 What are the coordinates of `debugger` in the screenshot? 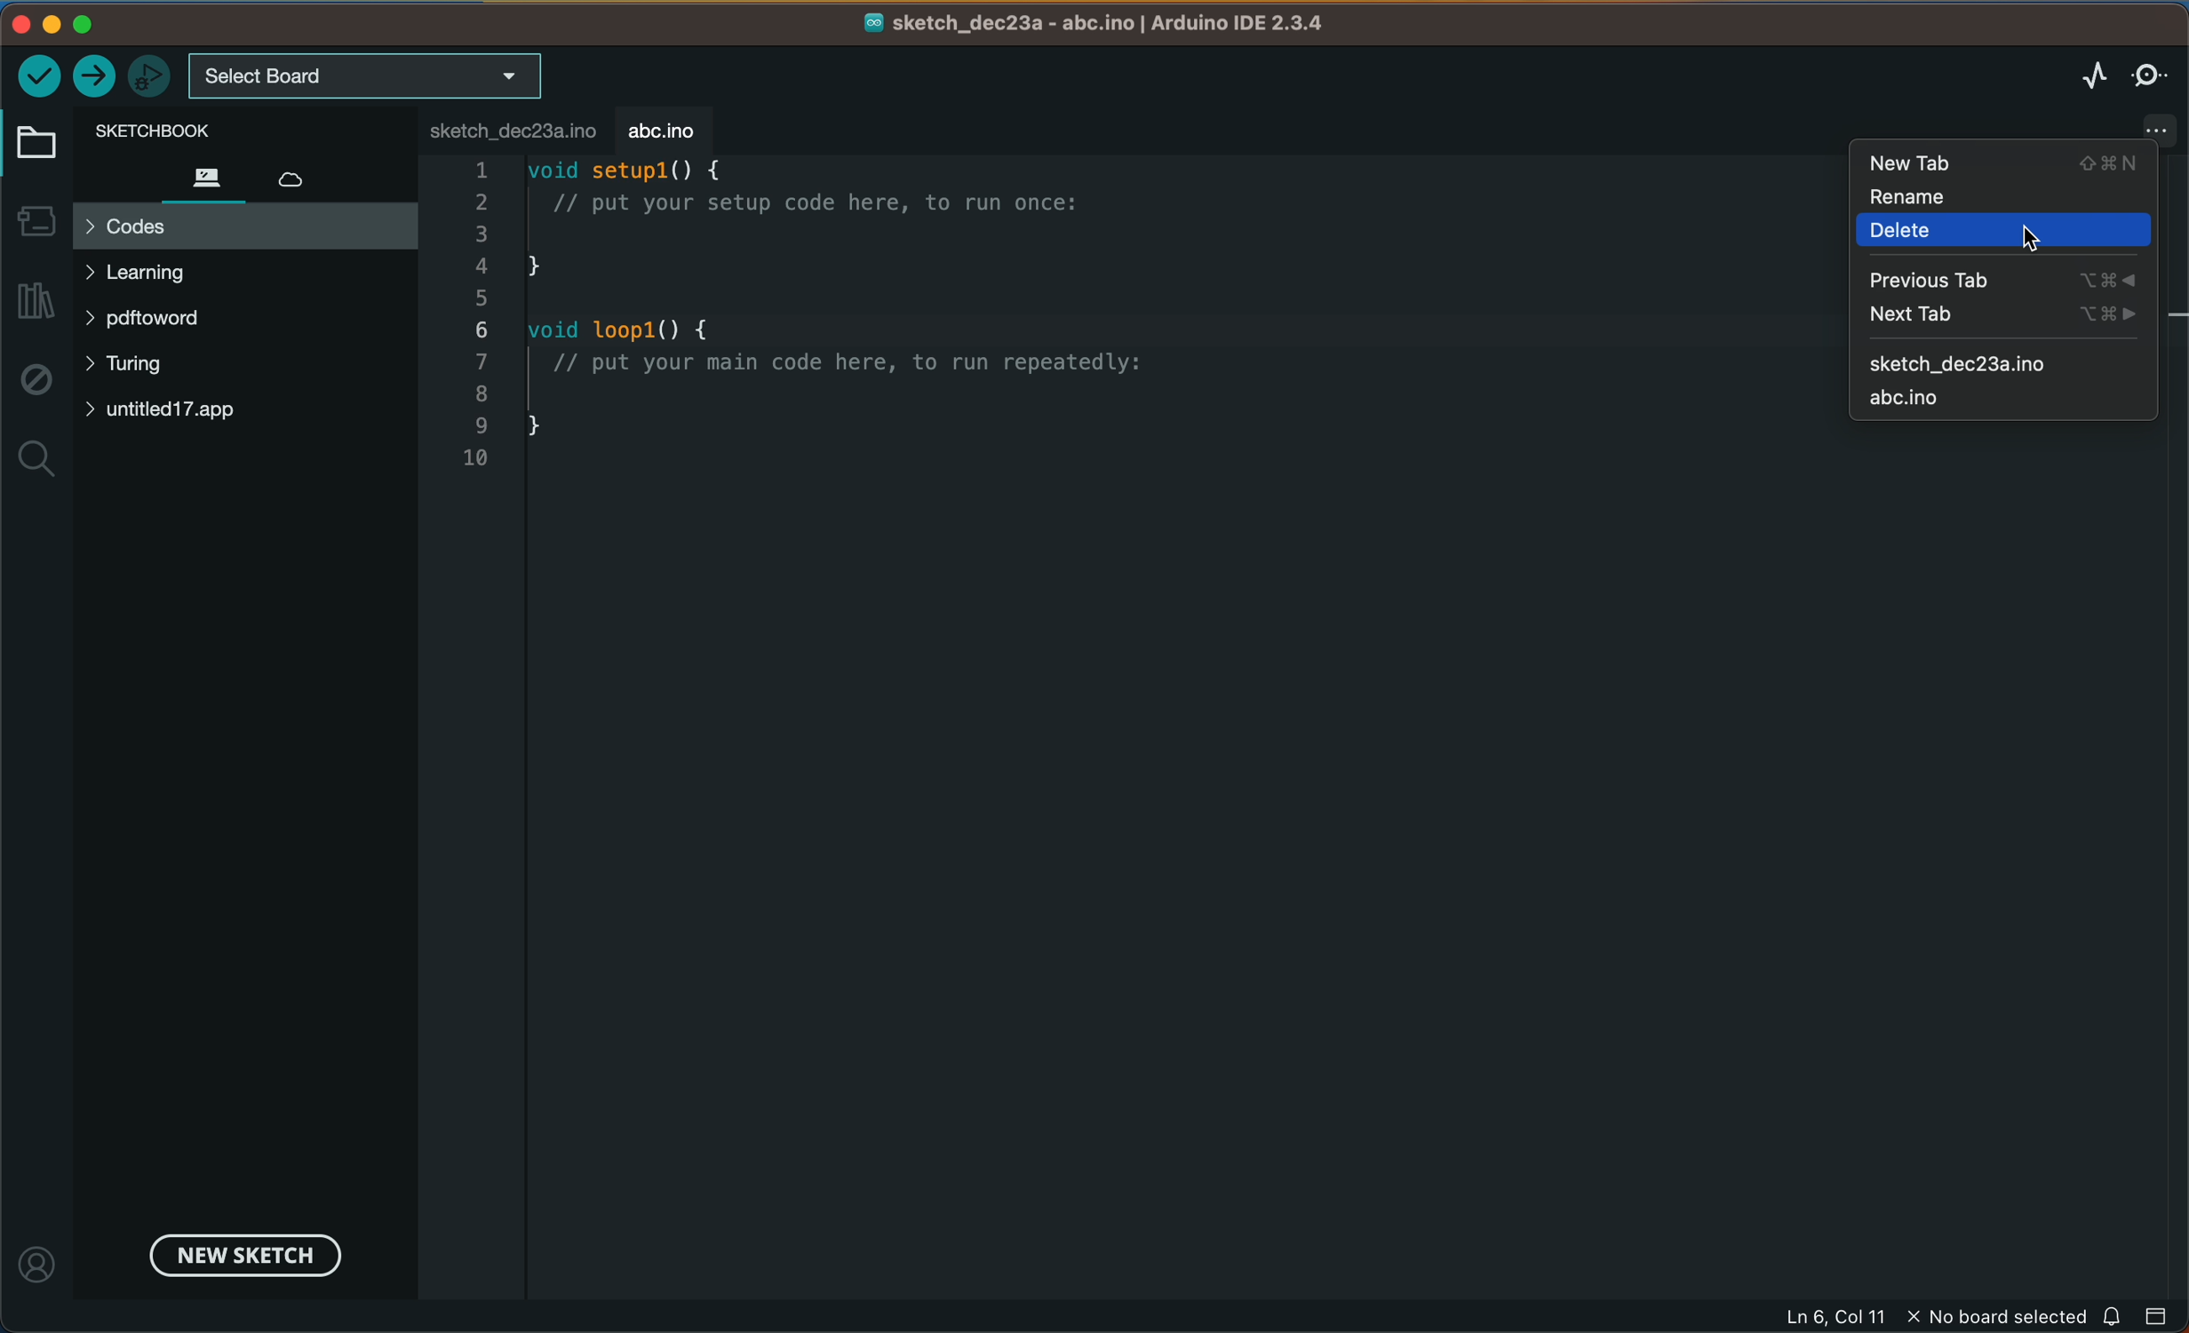 It's located at (147, 77).